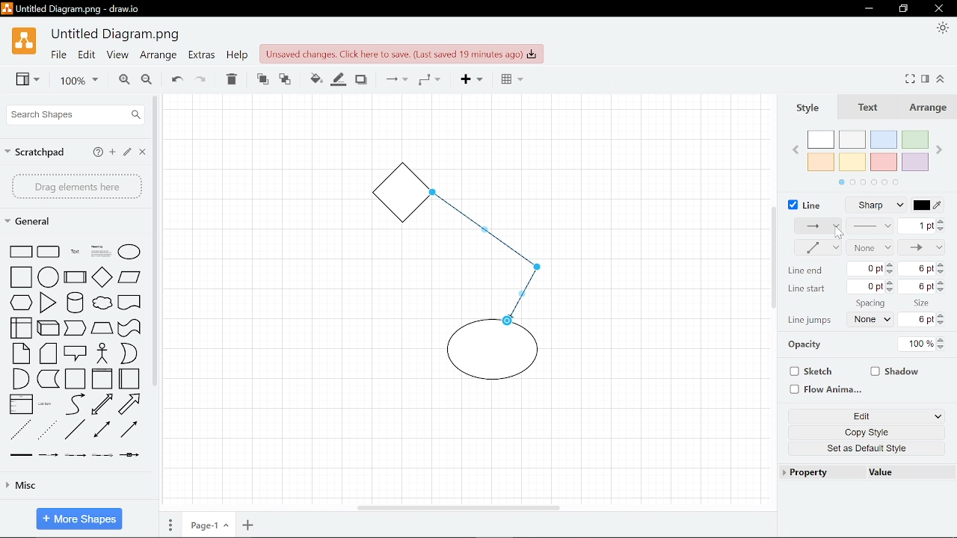 The width and height of the screenshot is (957, 538). I want to click on To front, so click(262, 78).